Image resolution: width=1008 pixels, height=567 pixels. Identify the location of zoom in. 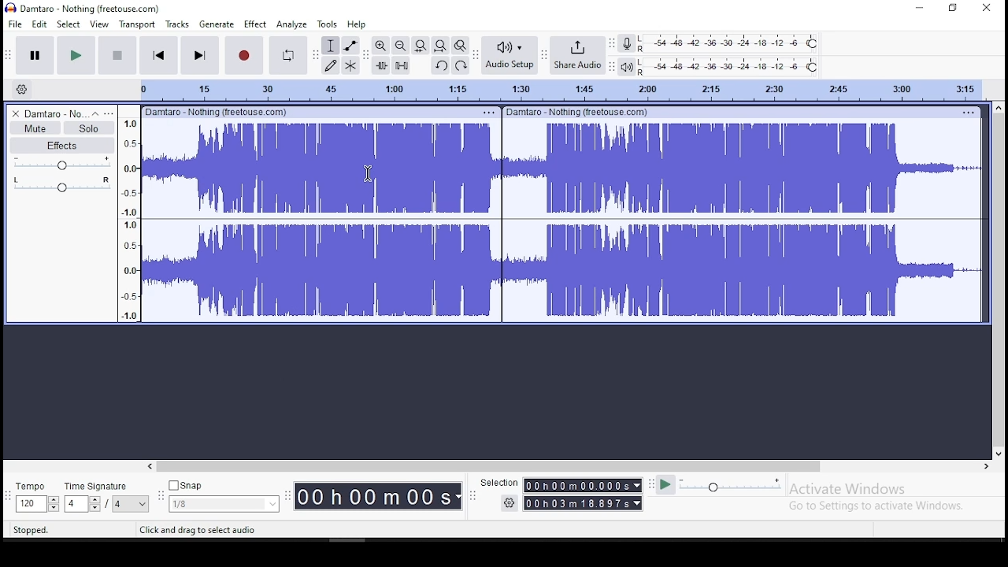
(380, 44).